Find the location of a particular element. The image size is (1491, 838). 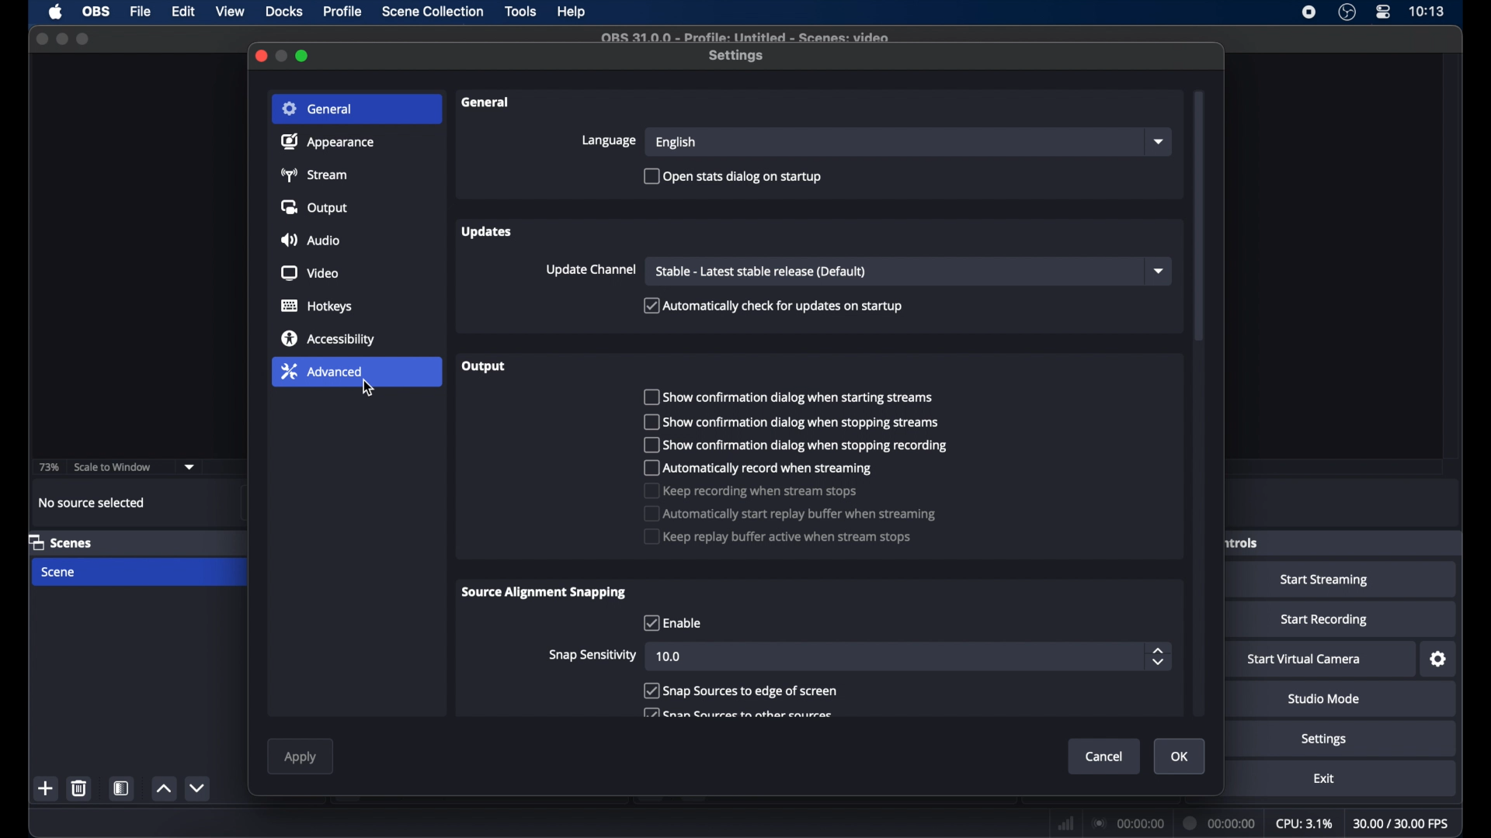

settings is located at coordinates (1325, 740).